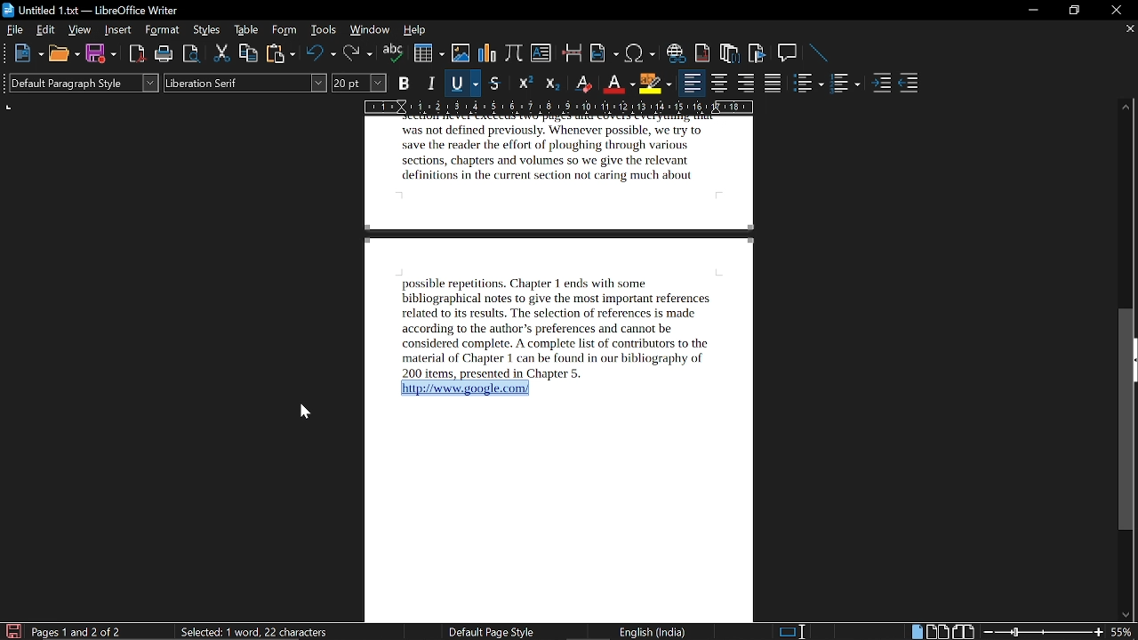 This screenshot has height=640, width=1138. What do you see at coordinates (414, 30) in the screenshot?
I see `help` at bounding box center [414, 30].